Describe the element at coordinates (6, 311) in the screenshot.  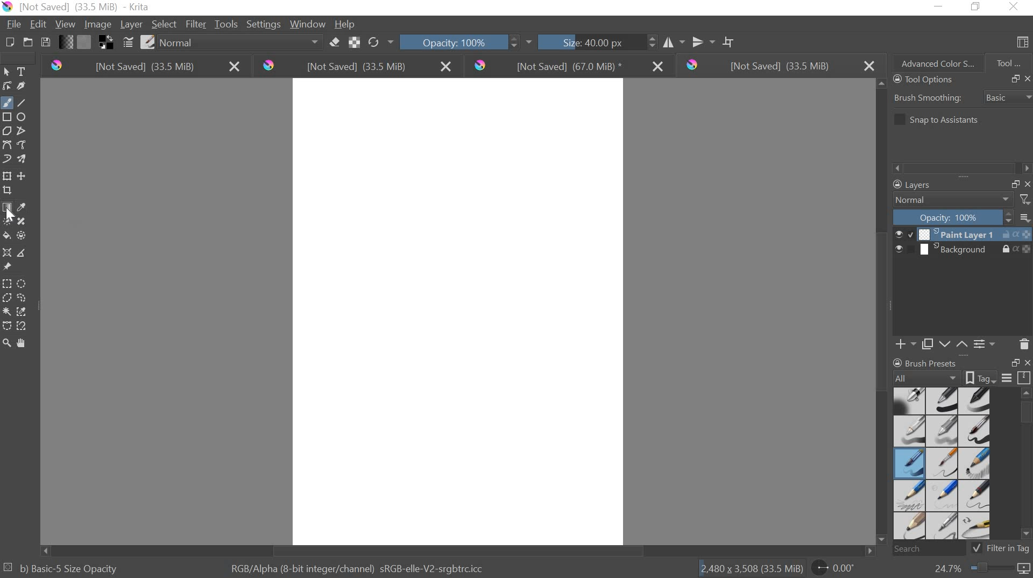
I see `continuous selection` at that location.